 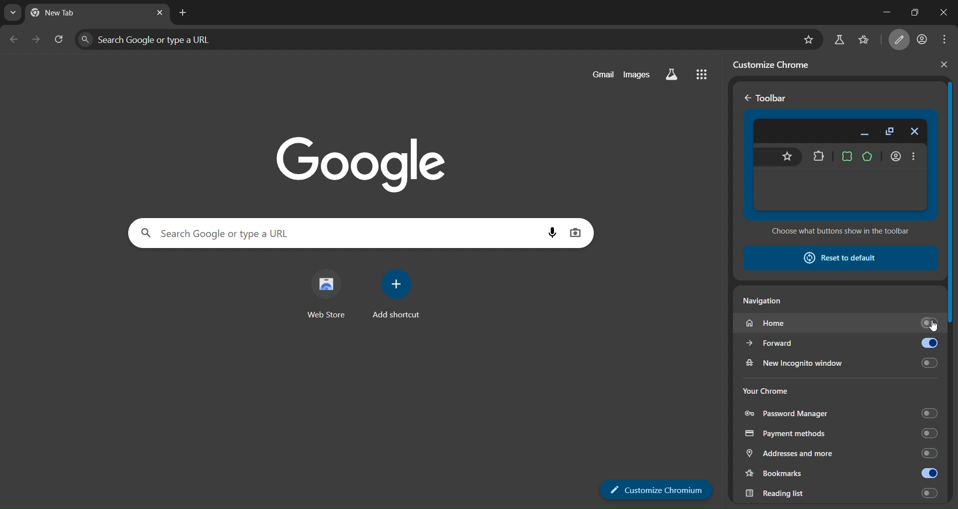 I want to click on reset todefault, so click(x=833, y=257).